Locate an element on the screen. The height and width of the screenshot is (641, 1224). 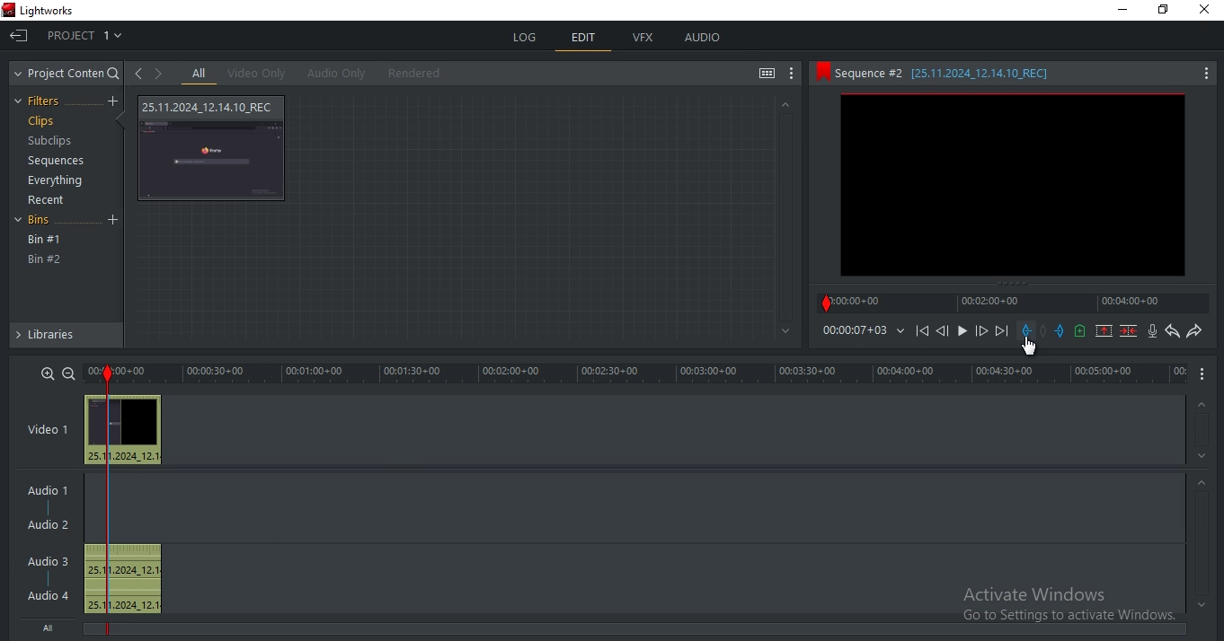
bins is located at coordinates (44, 222).